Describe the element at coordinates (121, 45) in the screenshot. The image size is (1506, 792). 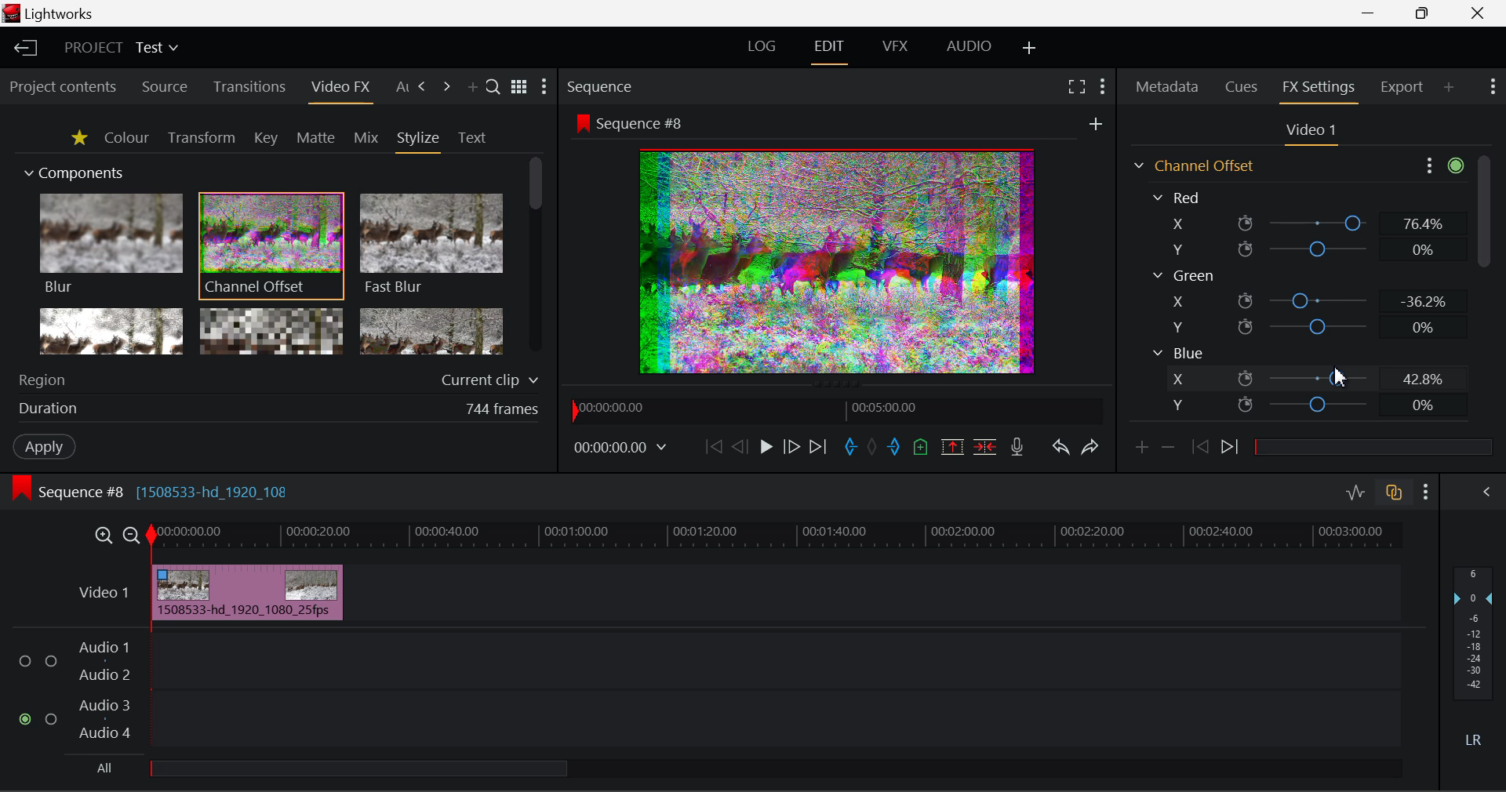
I see `Project Title` at that location.